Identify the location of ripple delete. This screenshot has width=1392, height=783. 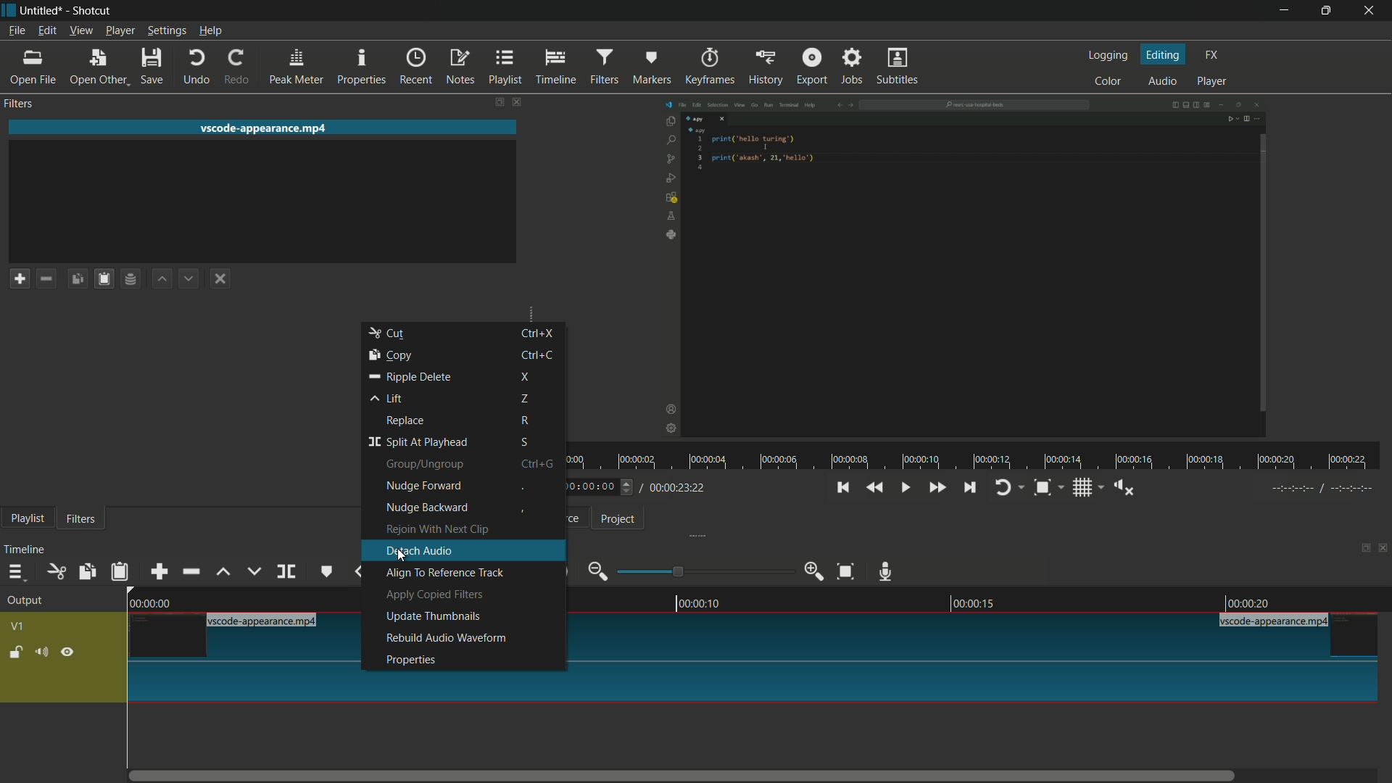
(190, 571).